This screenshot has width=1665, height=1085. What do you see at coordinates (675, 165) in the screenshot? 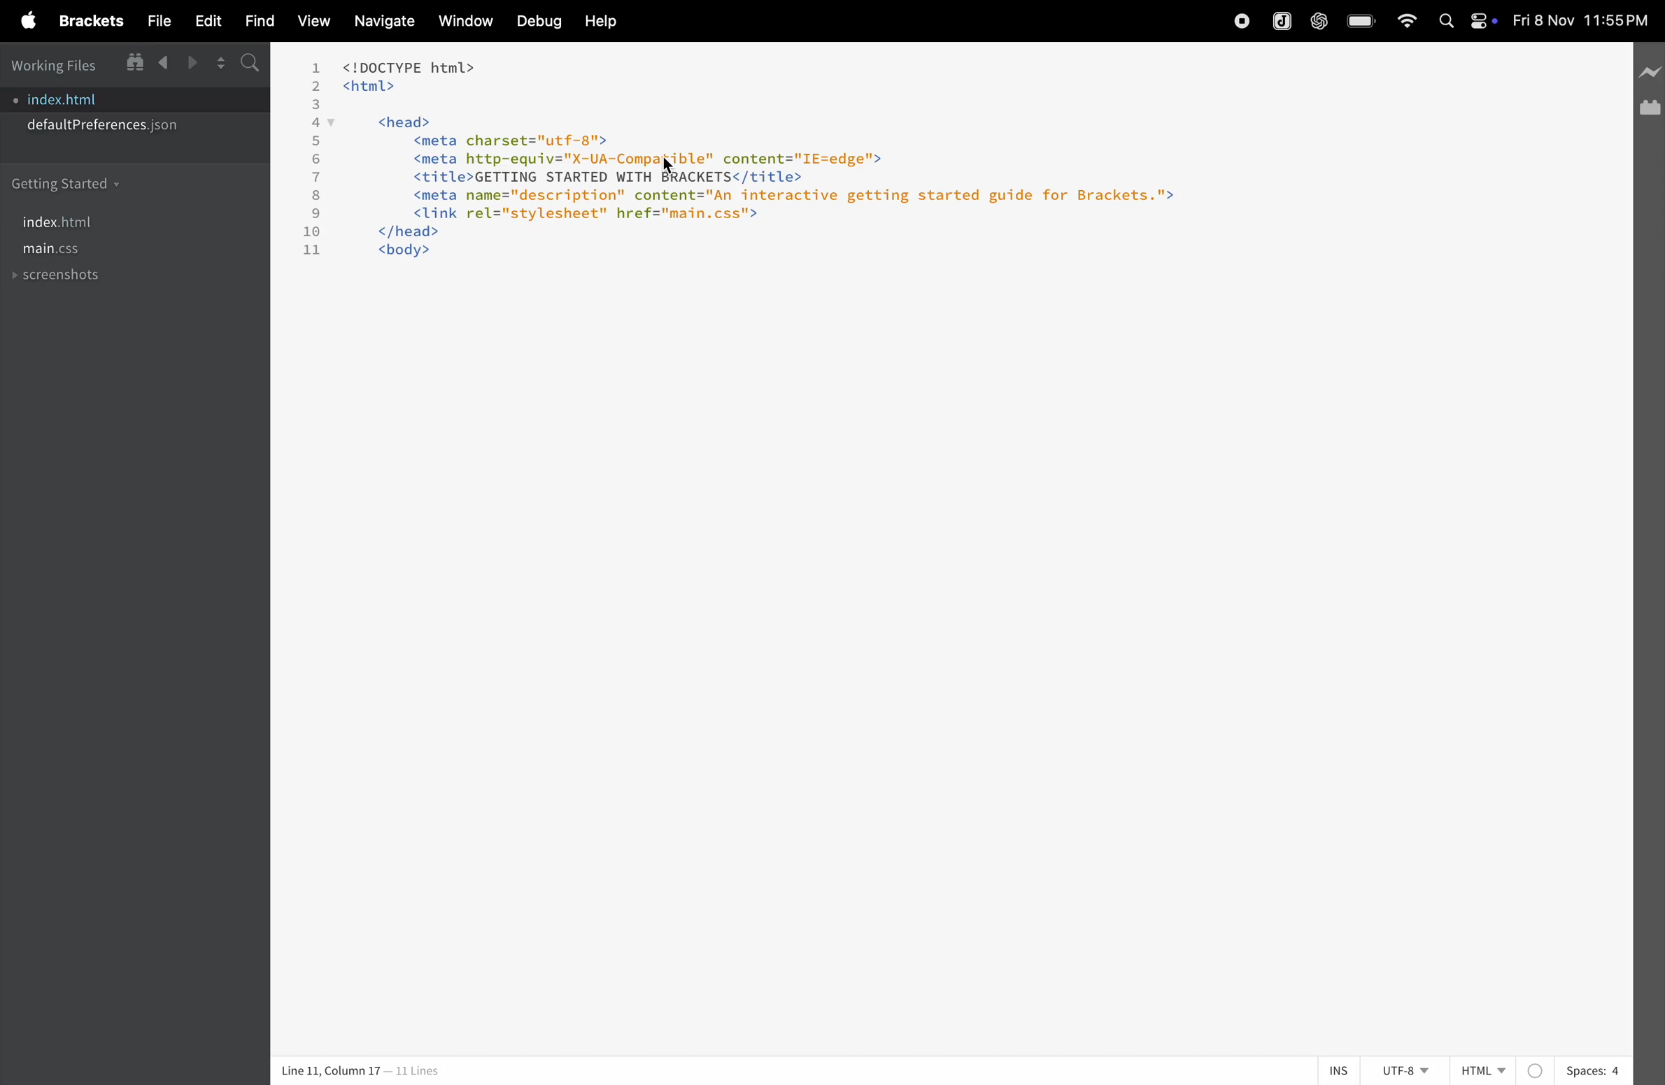
I see `cursor` at bounding box center [675, 165].